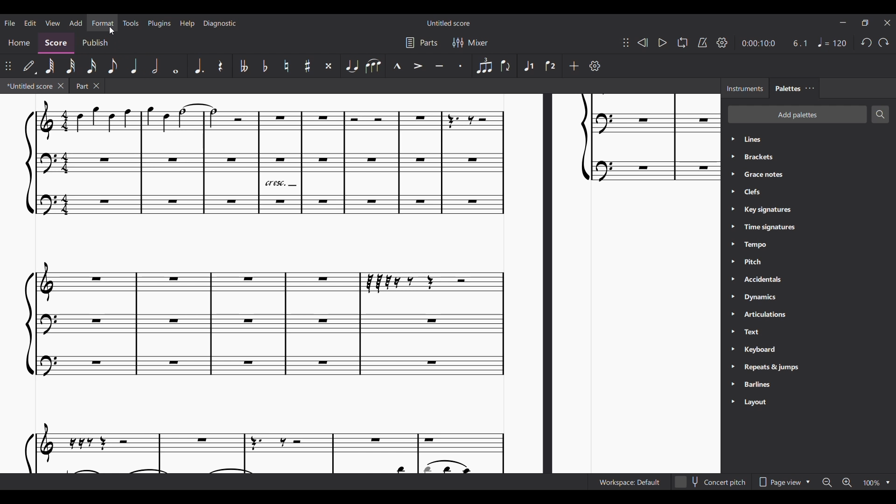  I want to click on Toggle flat, so click(265, 65).